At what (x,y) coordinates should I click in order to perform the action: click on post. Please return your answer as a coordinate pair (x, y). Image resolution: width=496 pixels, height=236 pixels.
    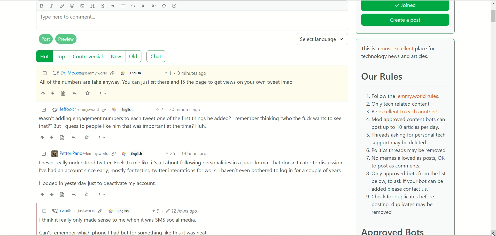
    Looking at the image, I should click on (46, 39).